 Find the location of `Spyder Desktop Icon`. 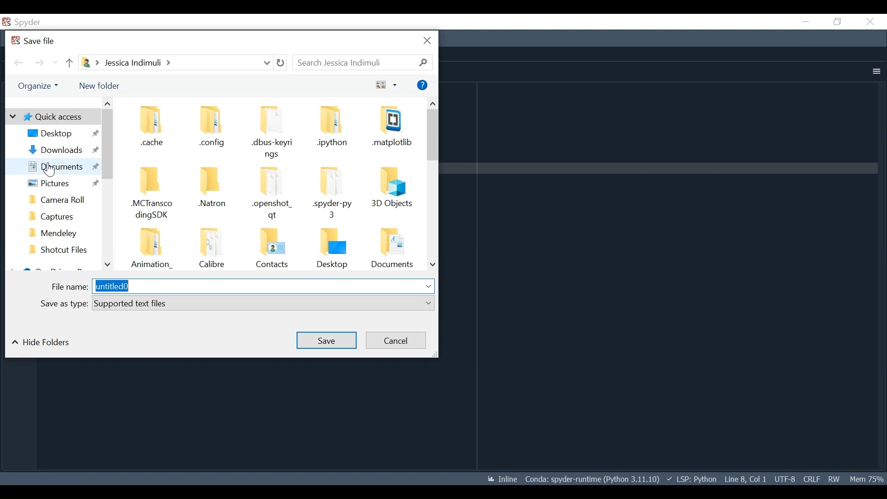

Spyder Desktop Icon is located at coordinates (6, 23).